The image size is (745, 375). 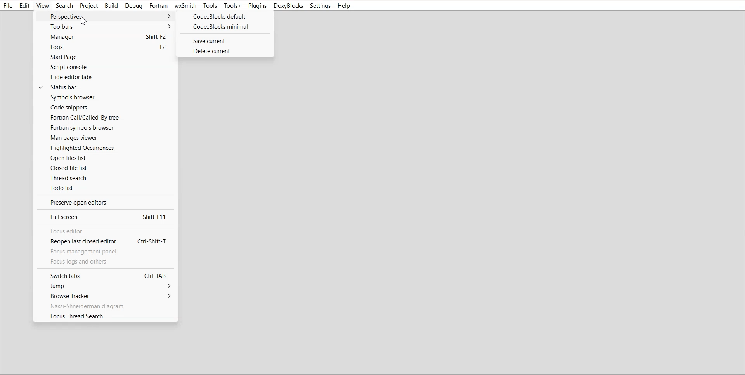 I want to click on Highlighted Occurrences, so click(x=105, y=148).